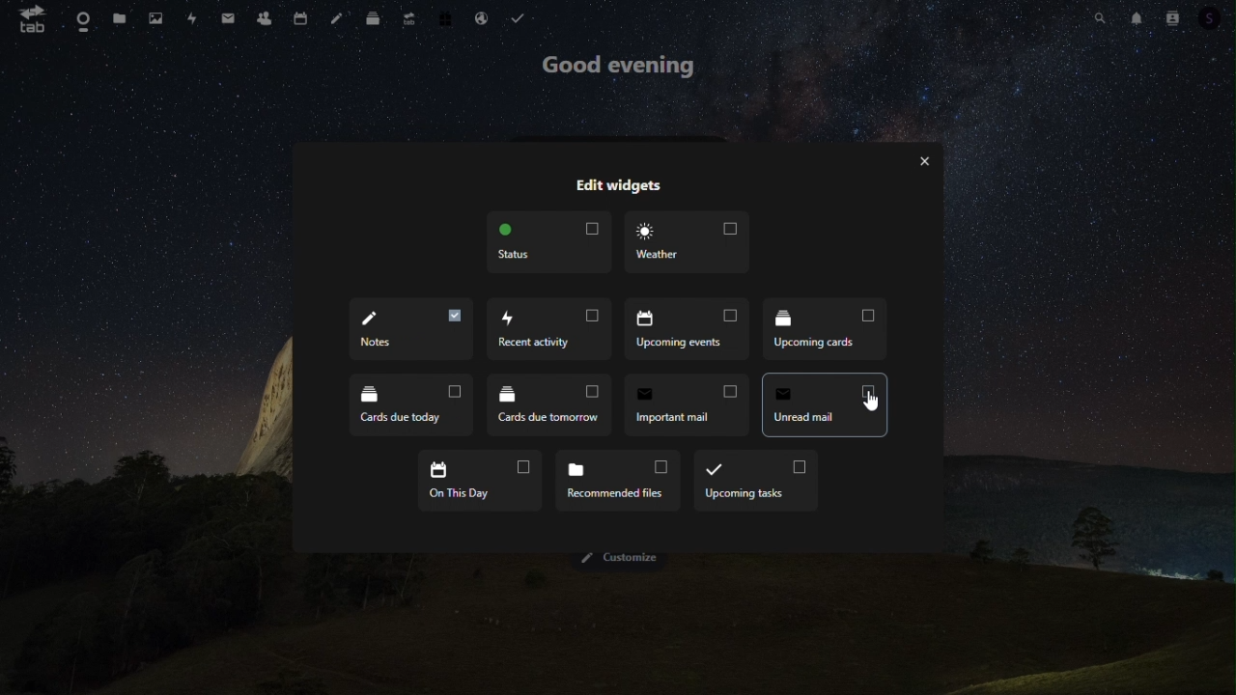 This screenshot has width=1236, height=695. What do you see at coordinates (480, 483) in the screenshot?
I see `on this day` at bounding box center [480, 483].